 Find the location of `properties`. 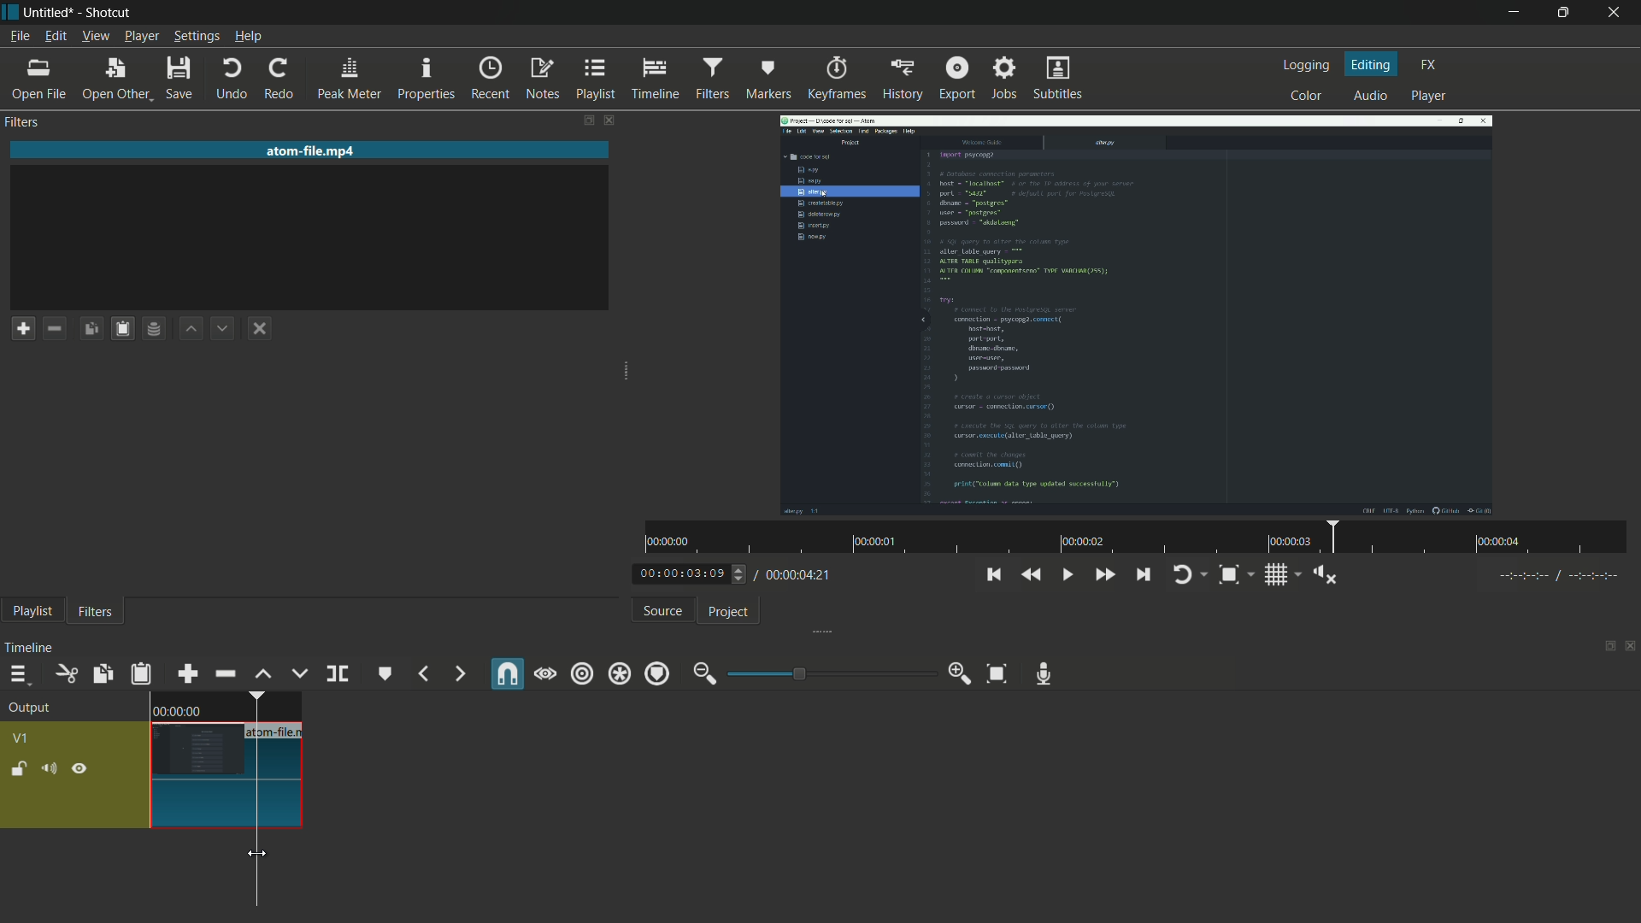

properties is located at coordinates (426, 78).